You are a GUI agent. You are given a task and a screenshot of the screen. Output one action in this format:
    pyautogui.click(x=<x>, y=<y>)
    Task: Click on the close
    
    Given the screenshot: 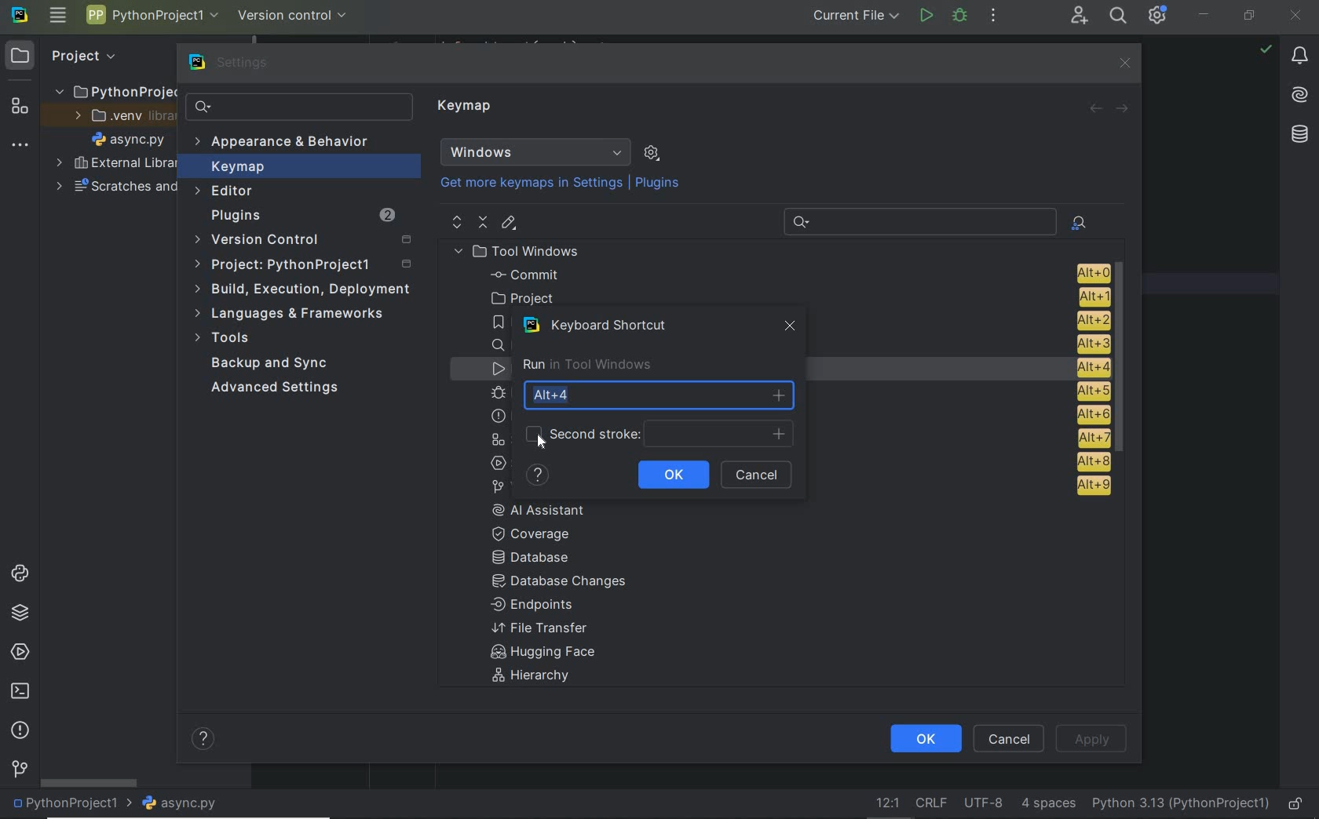 What is the action you would take?
    pyautogui.click(x=1124, y=63)
    